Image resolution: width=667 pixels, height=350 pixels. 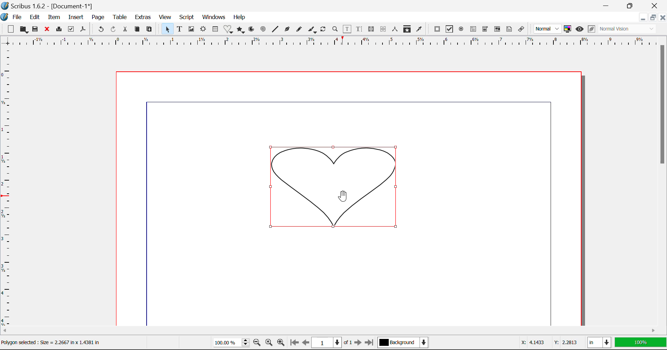 I want to click on Previous, so click(x=306, y=343).